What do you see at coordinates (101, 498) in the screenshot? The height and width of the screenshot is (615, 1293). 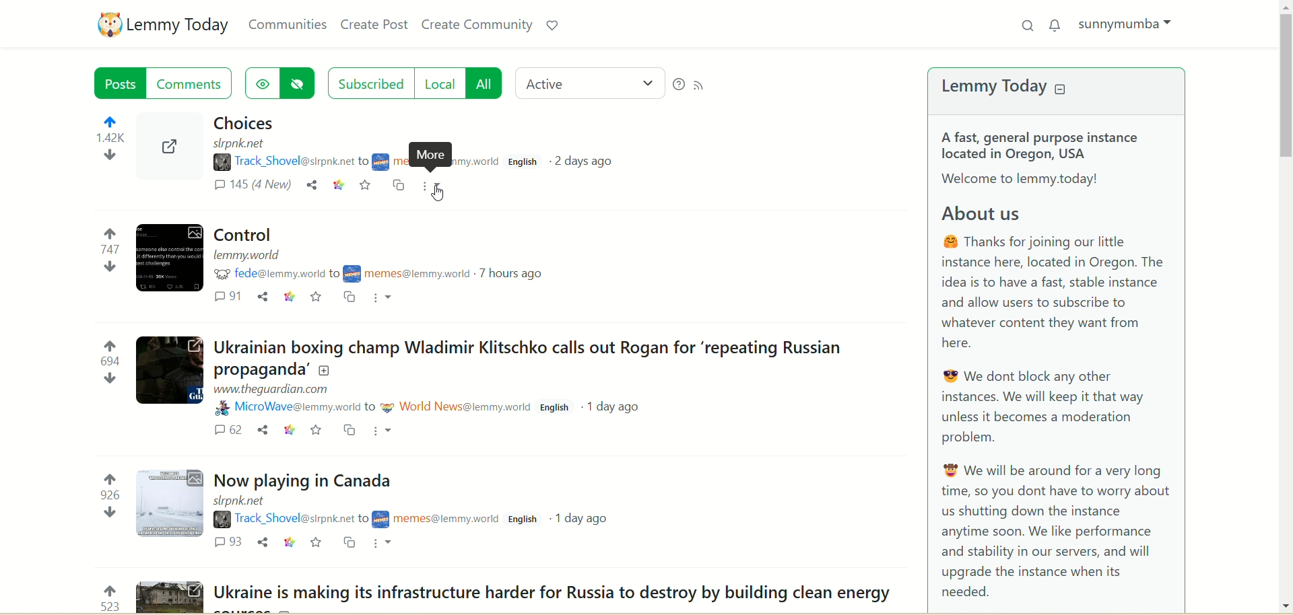 I see `votes up and down` at bounding box center [101, 498].